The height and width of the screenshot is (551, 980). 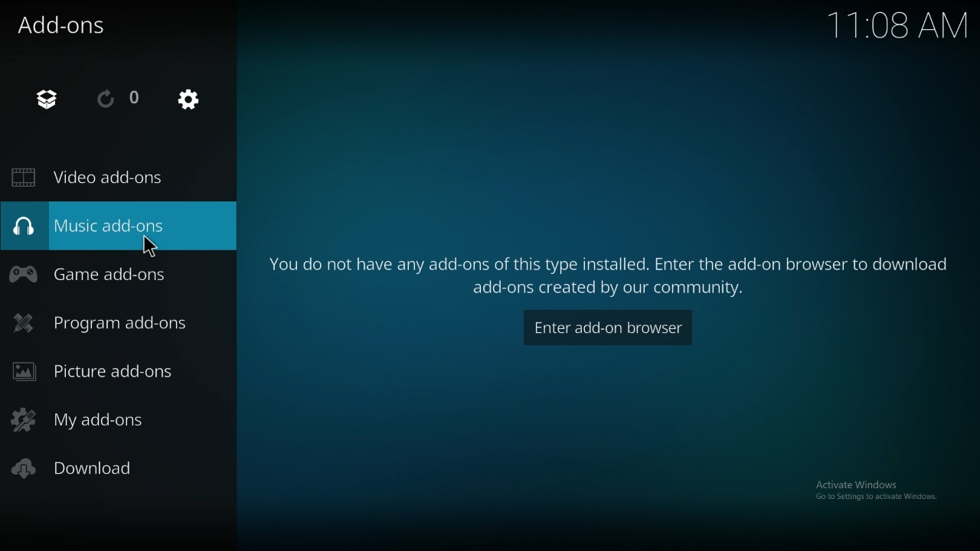 I want to click on enter add on browser, so click(x=609, y=328).